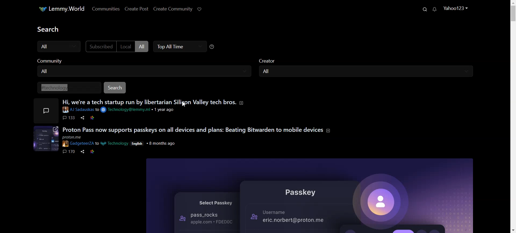 The image size is (516, 233). What do you see at coordinates (143, 72) in the screenshot?
I see `All` at bounding box center [143, 72].